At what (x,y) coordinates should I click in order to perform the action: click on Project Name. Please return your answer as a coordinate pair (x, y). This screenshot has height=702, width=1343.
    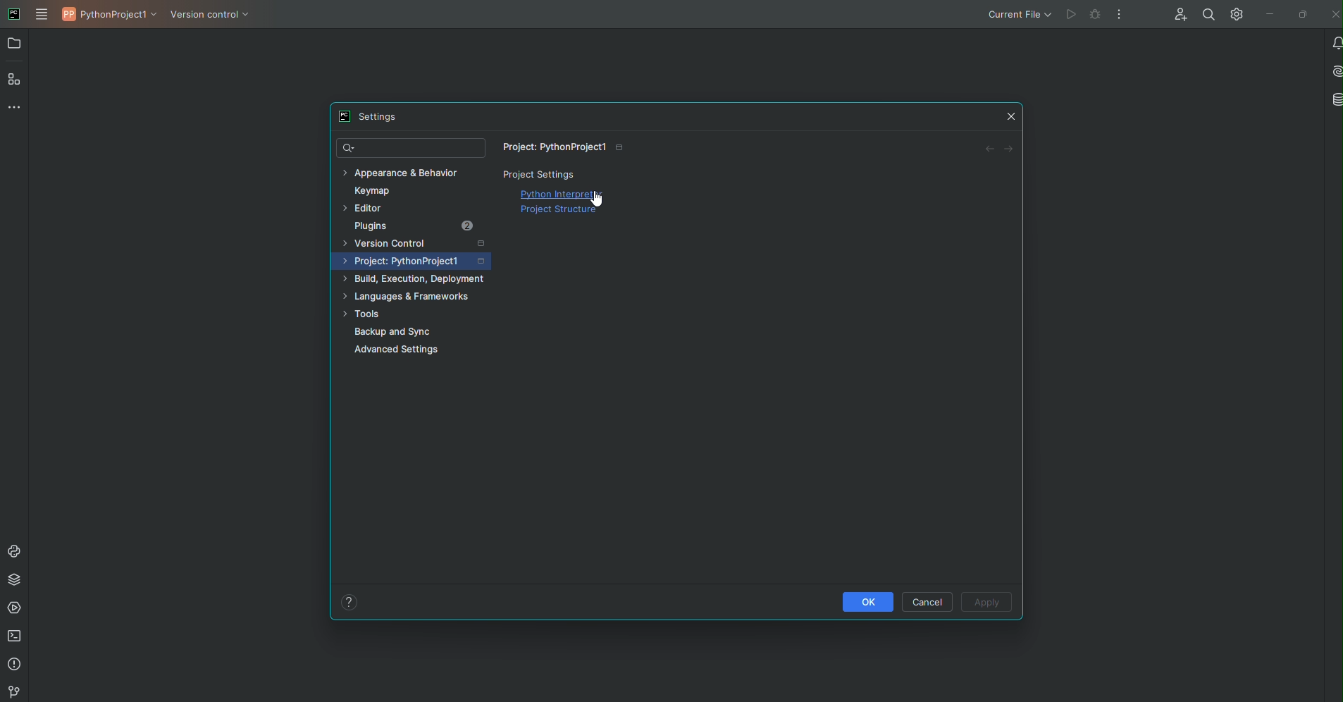
    Looking at the image, I should click on (564, 147).